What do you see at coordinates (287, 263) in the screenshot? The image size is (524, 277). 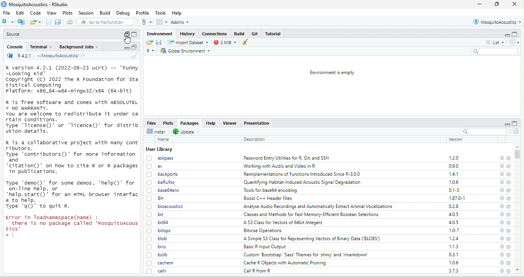 I see `Cache R Objects with Automatic Pruning` at bounding box center [287, 263].